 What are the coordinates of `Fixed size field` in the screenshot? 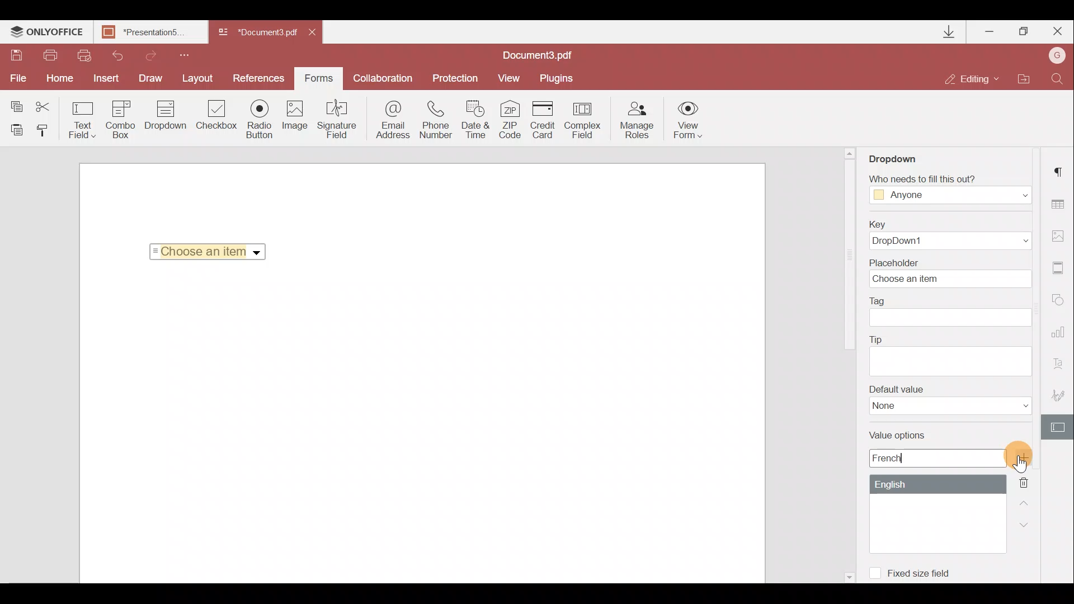 It's located at (915, 571).